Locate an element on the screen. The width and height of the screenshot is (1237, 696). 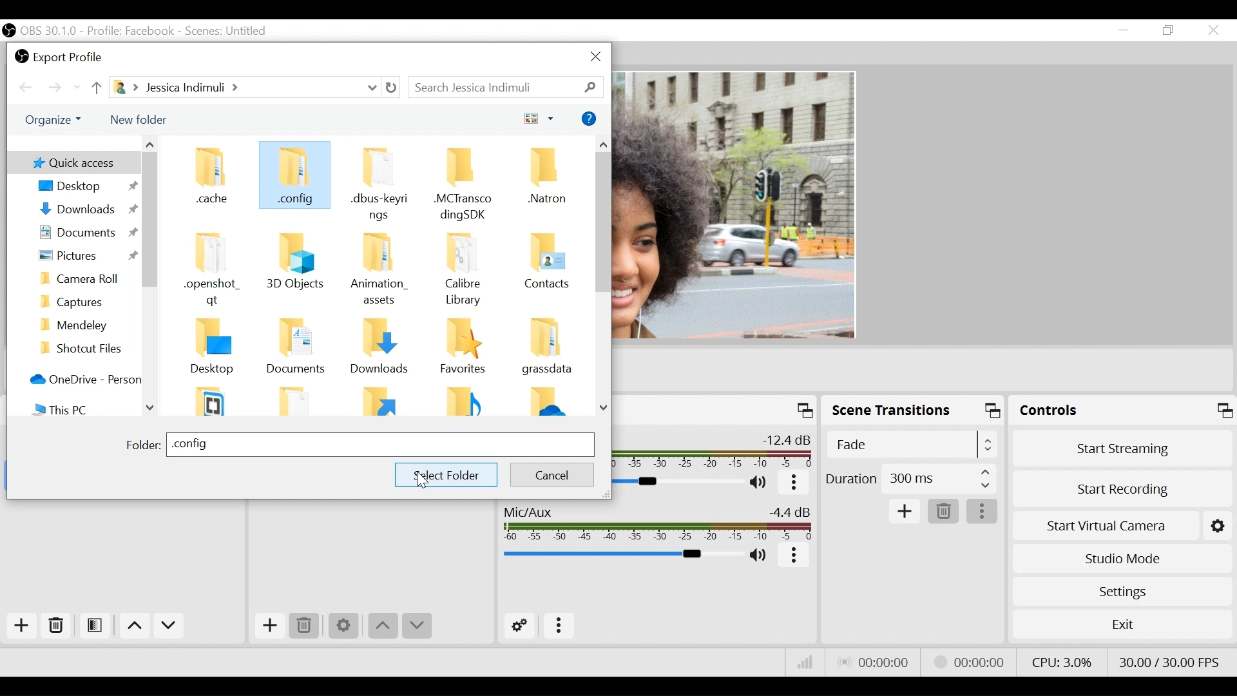
Settings is located at coordinates (1124, 592).